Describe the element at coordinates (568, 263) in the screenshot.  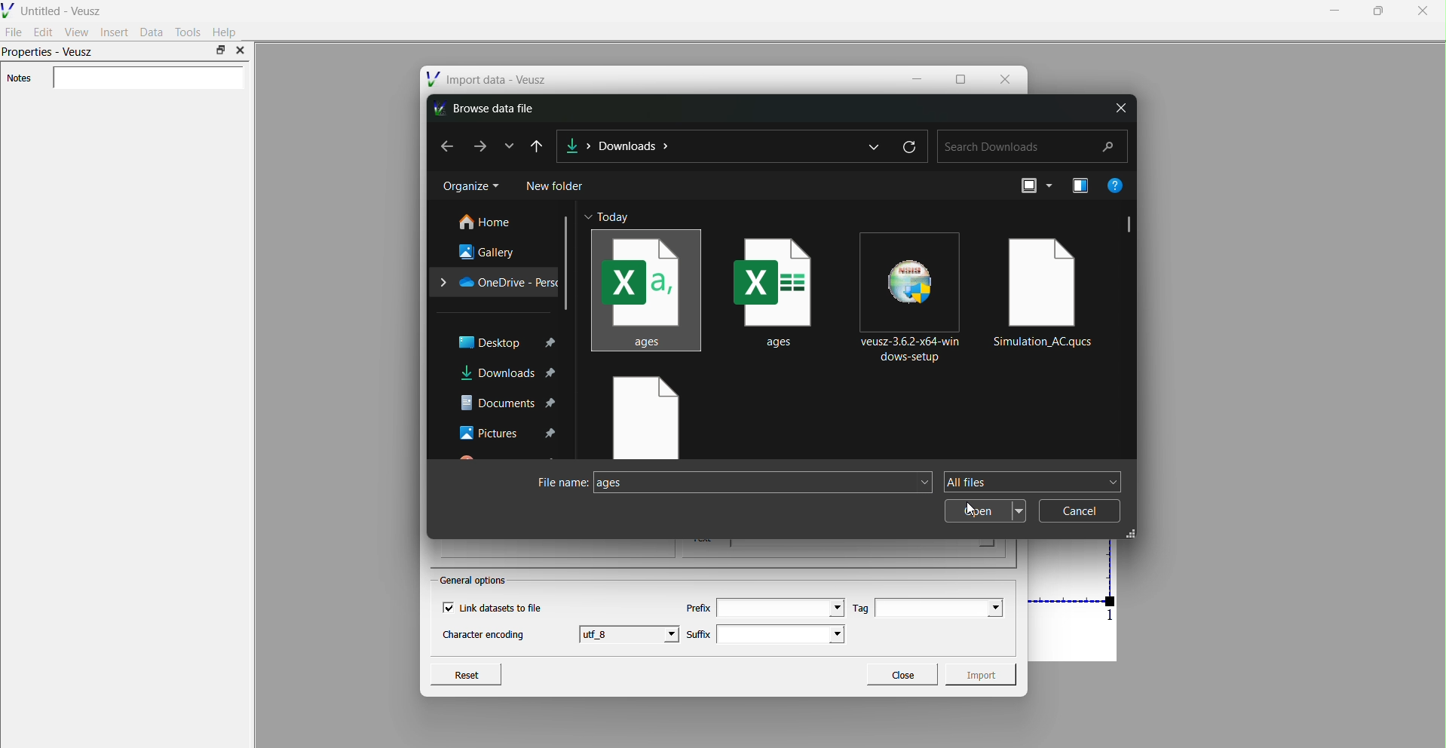
I see `scroll bar` at that location.